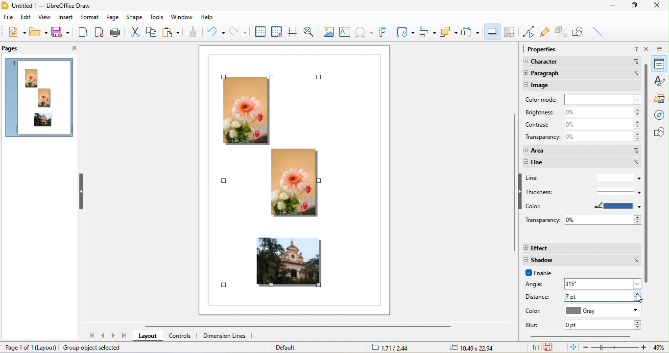 Image resolution: width=669 pixels, height=353 pixels. Describe the element at coordinates (345, 31) in the screenshot. I see `text box` at that location.